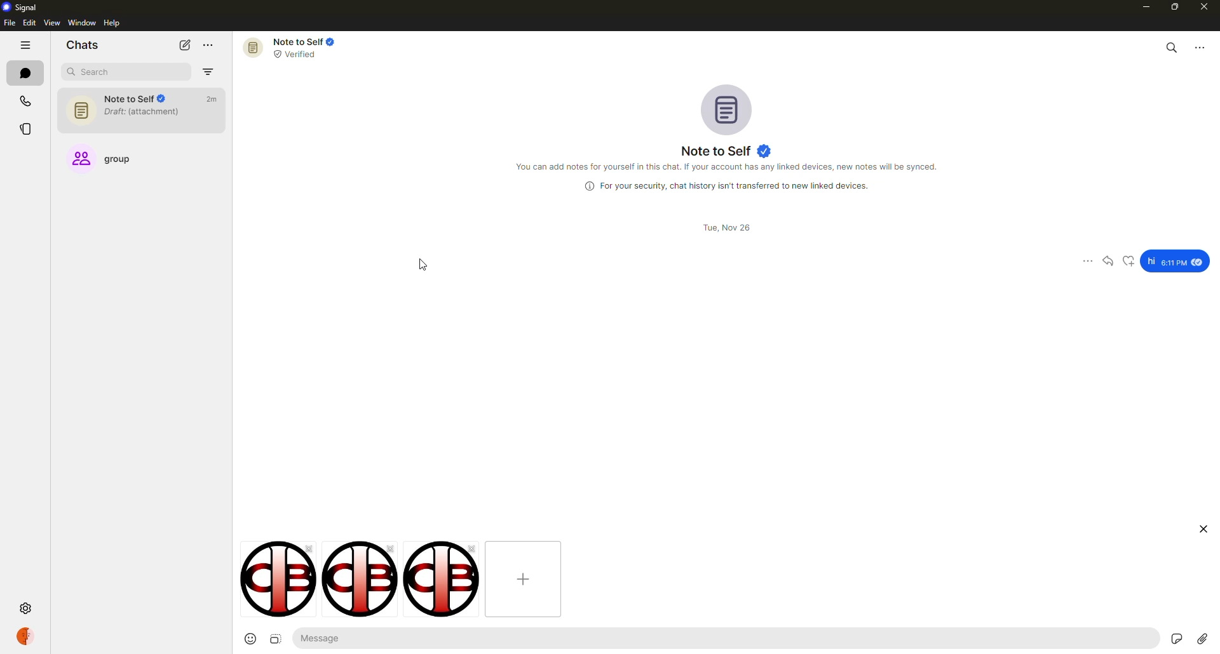  What do you see at coordinates (1175, 10) in the screenshot?
I see `maximize` at bounding box center [1175, 10].